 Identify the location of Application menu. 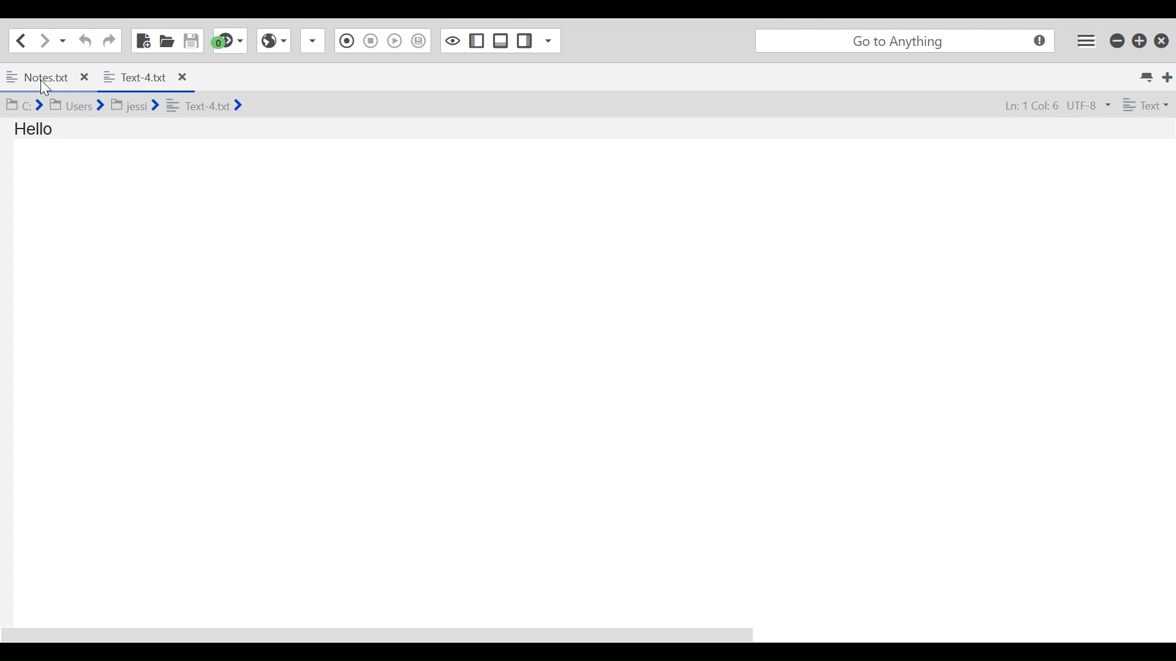
(1087, 40).